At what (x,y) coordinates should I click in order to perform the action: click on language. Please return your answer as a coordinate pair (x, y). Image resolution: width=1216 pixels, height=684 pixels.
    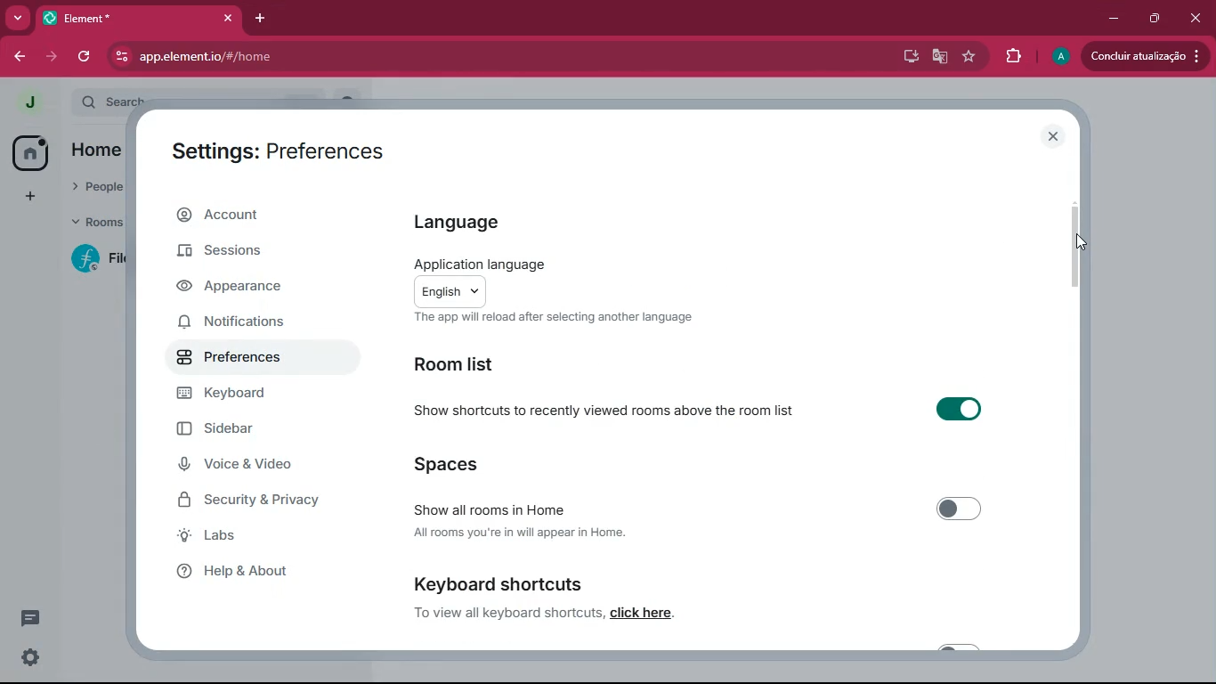
    Looking at the image, I should click on (457, 222).